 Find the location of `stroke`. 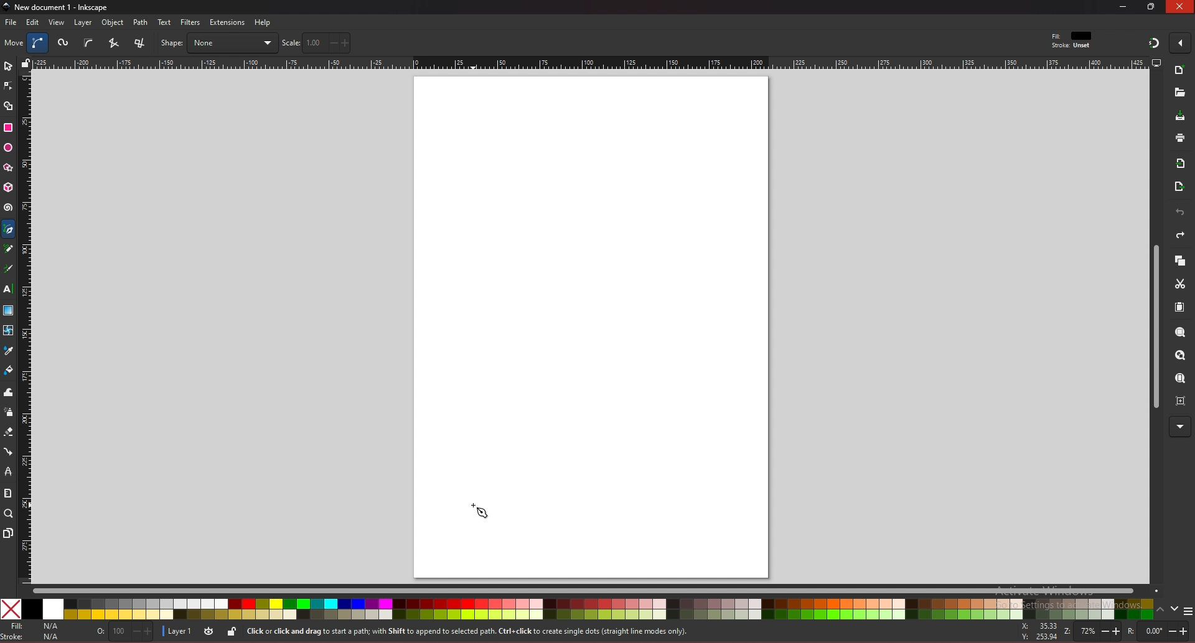

stroke is located at coordinates (1071, 46).